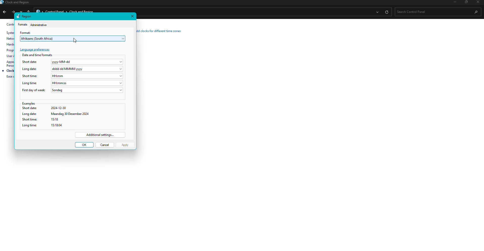  Describe the element at coordinates (16, 3) in the screenshot. I see `Clock and region` at that location.